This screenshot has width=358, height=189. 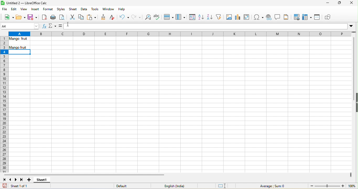 What do you see at coordinates (229, 18) in the screenshot?
I see `image` at bounding box center [229, 18].